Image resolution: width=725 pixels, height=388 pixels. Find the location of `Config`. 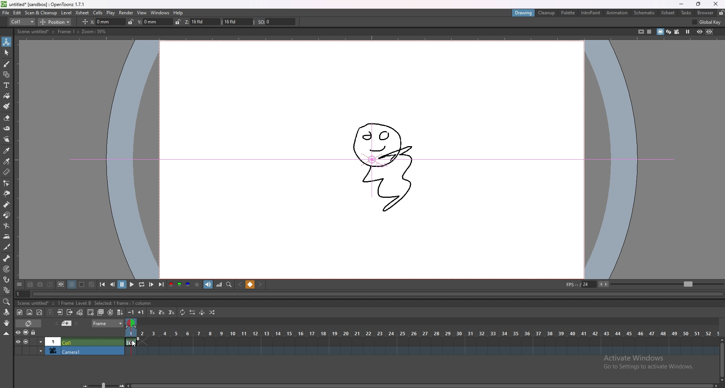

Config is located at coordinates (709, 23).